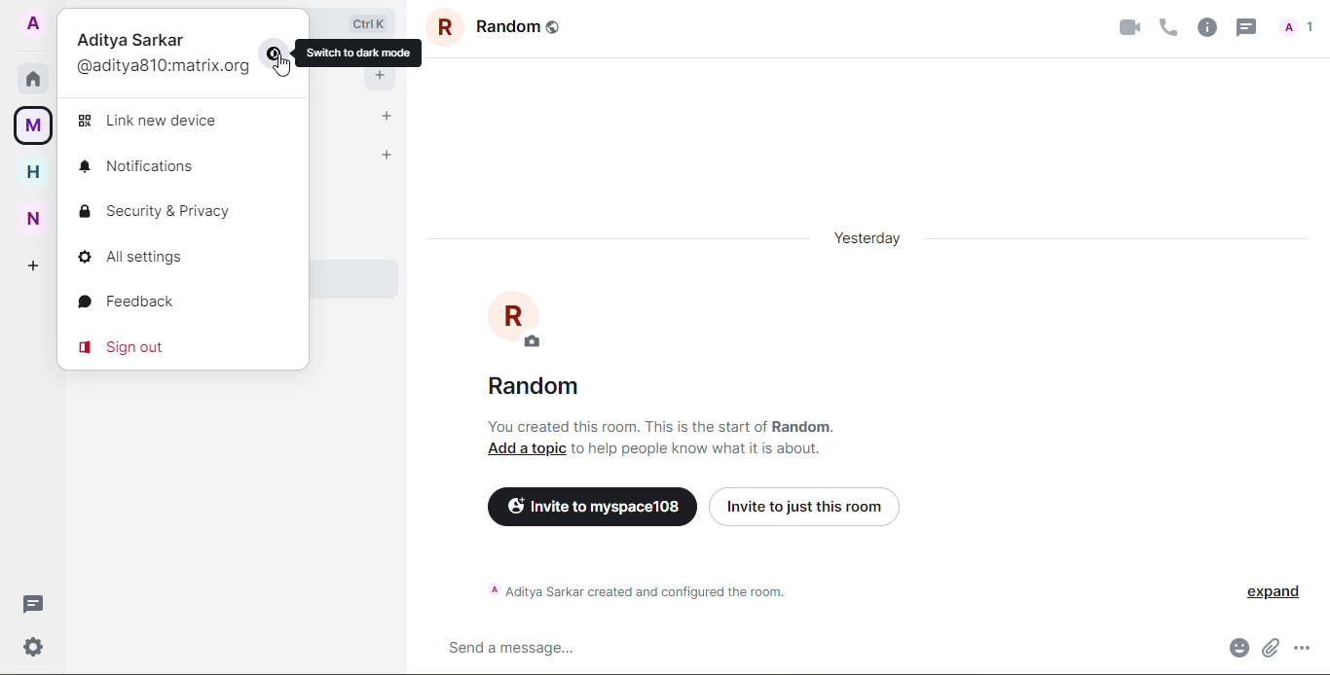  Describe the element at coordinates (591, 506) in the screenshot. I see `invite to myspace` at that location.